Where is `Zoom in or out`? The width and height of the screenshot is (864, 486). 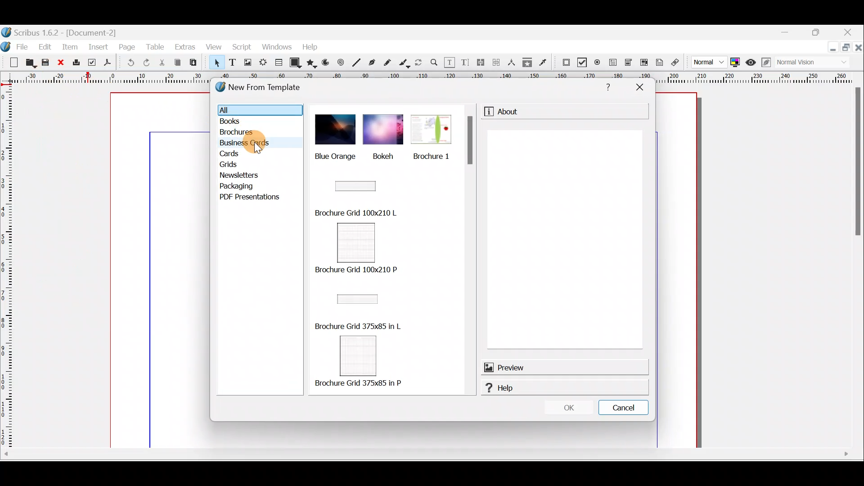
Zoom in or out is located at coordinates (435, 63).